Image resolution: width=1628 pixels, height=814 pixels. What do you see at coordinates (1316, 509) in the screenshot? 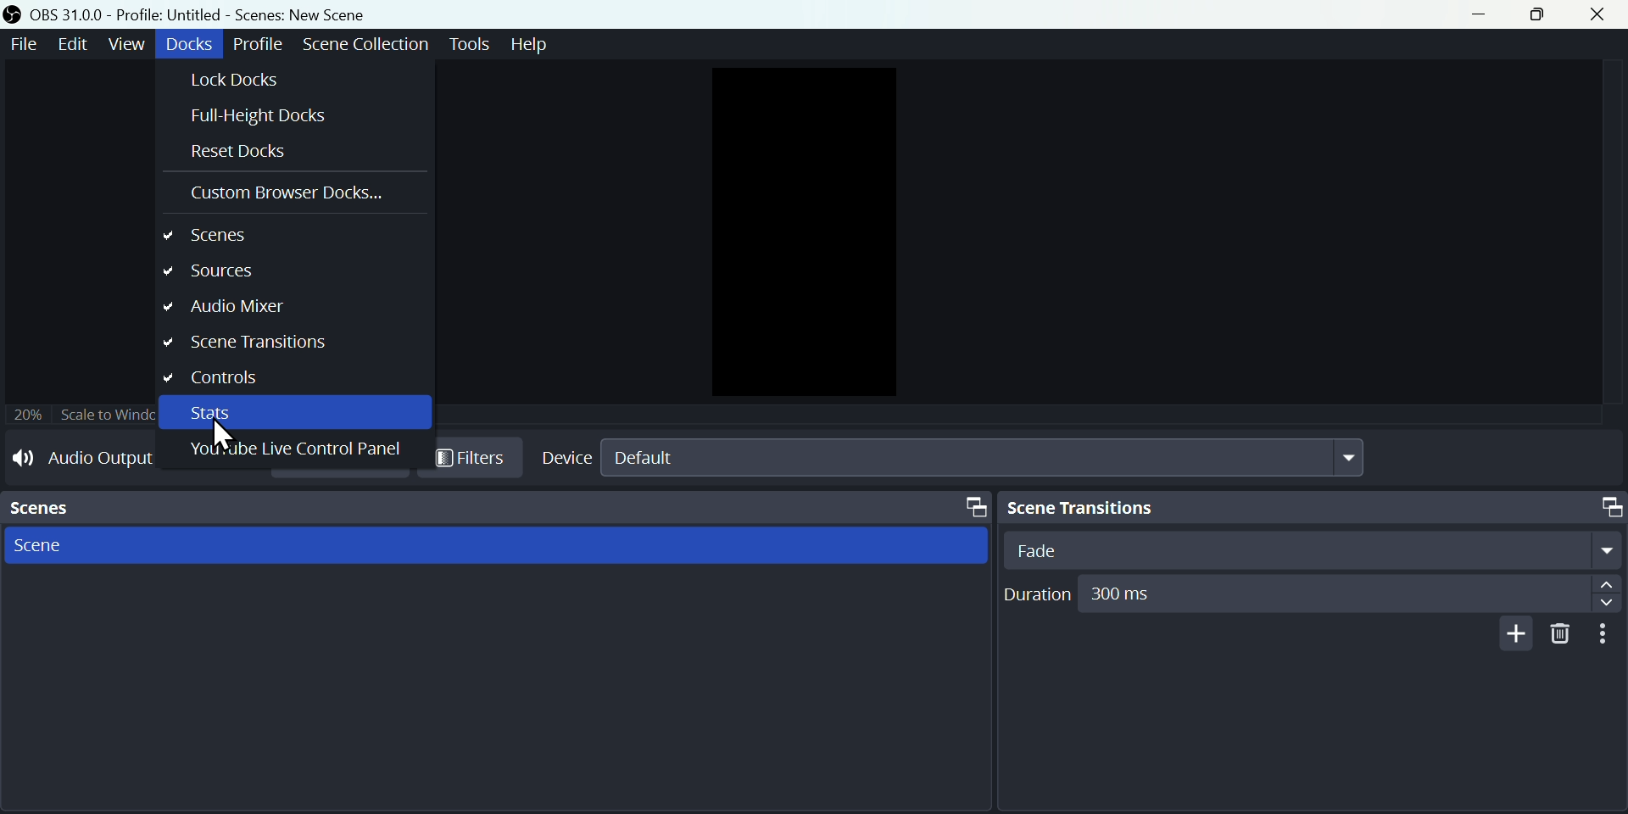
I see `Scene Transitions` at bounding box center [1316, 509].